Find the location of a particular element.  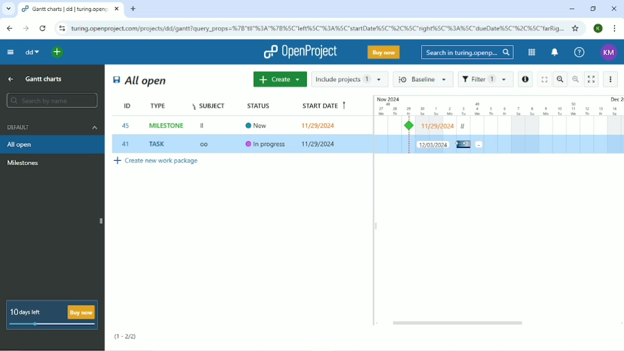

Baseline is located at coordinates (423, 79).